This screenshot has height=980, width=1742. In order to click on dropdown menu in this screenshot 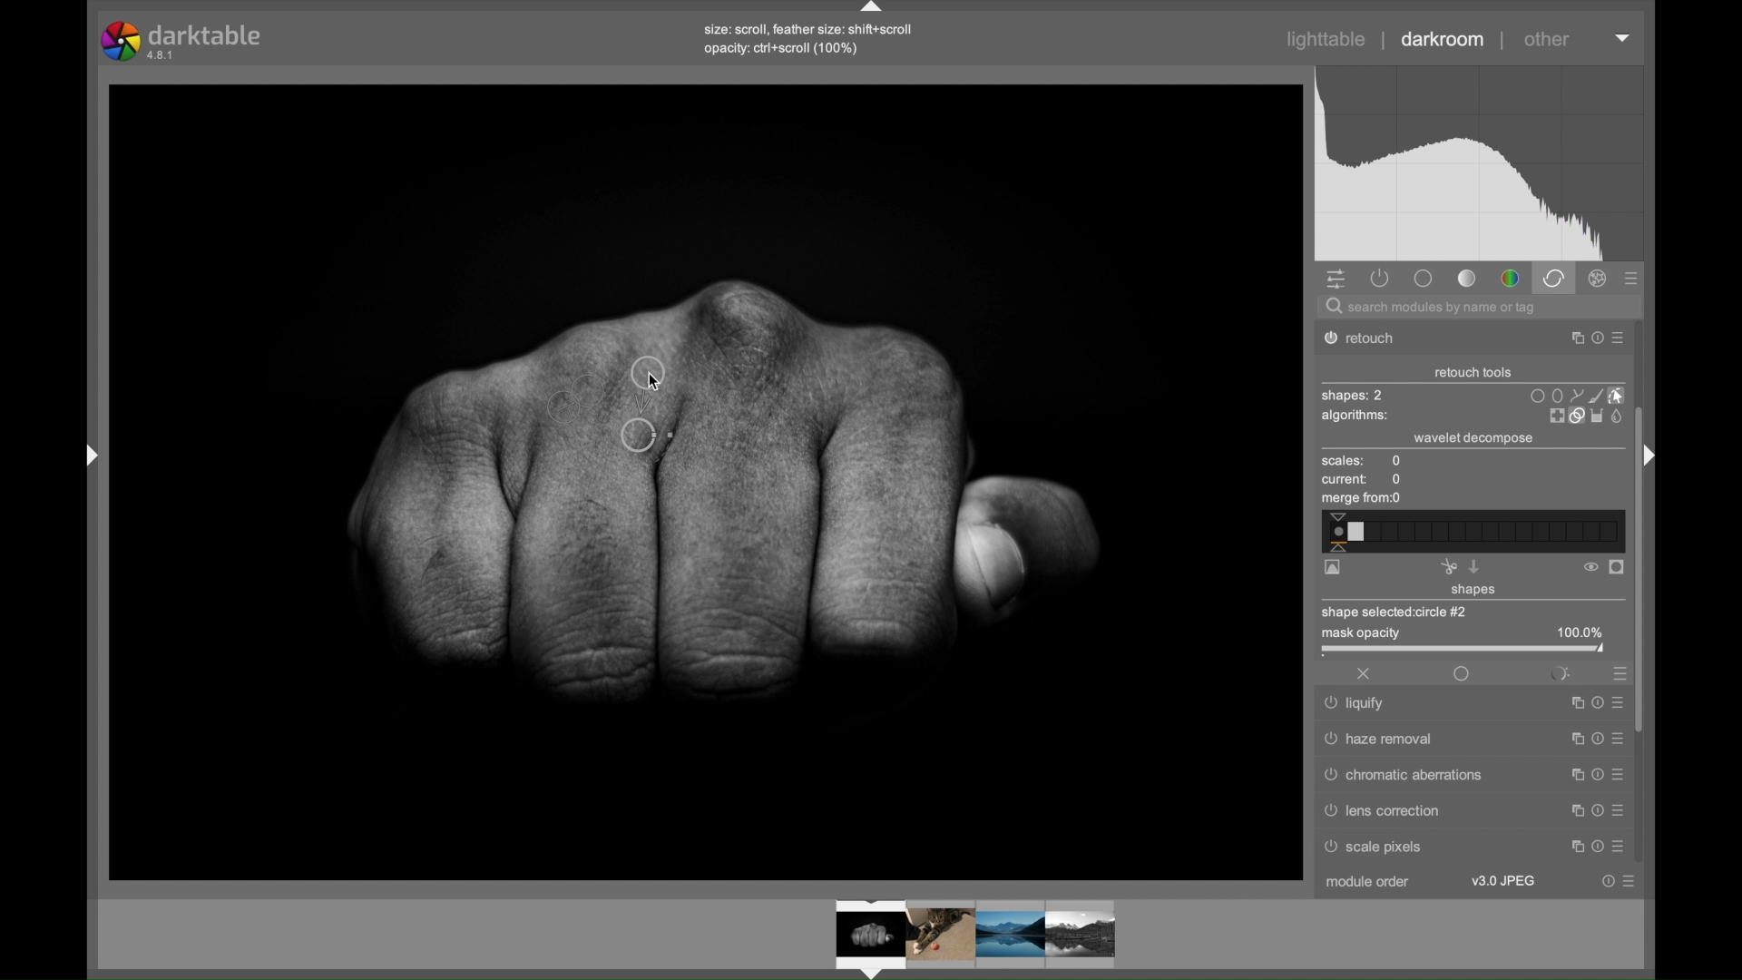, I will do `click(1623, 36)`.